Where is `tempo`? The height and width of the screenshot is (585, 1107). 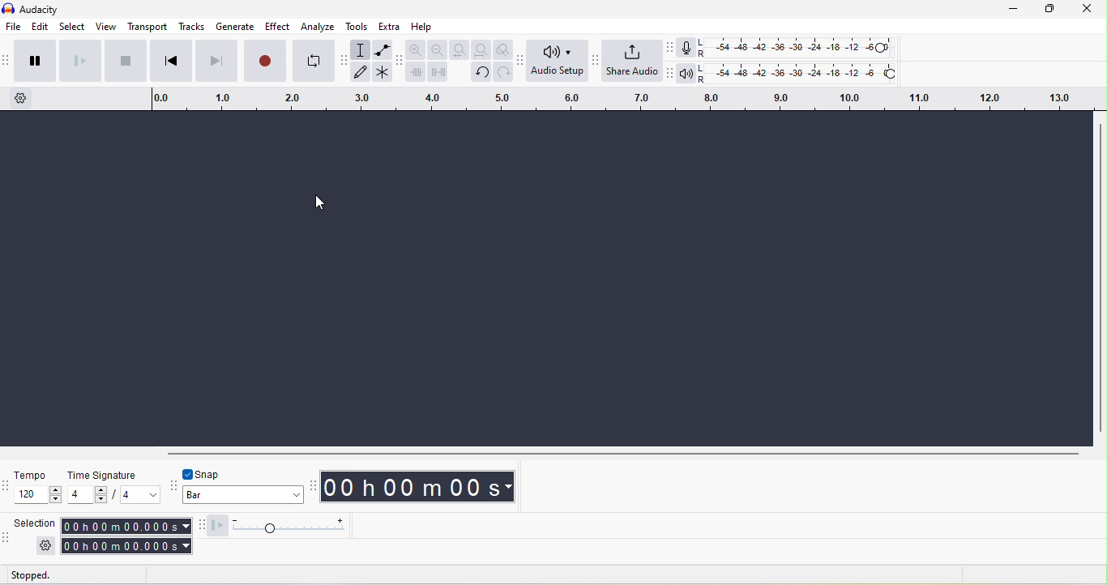
tempo is located at coordinates (40, 489).